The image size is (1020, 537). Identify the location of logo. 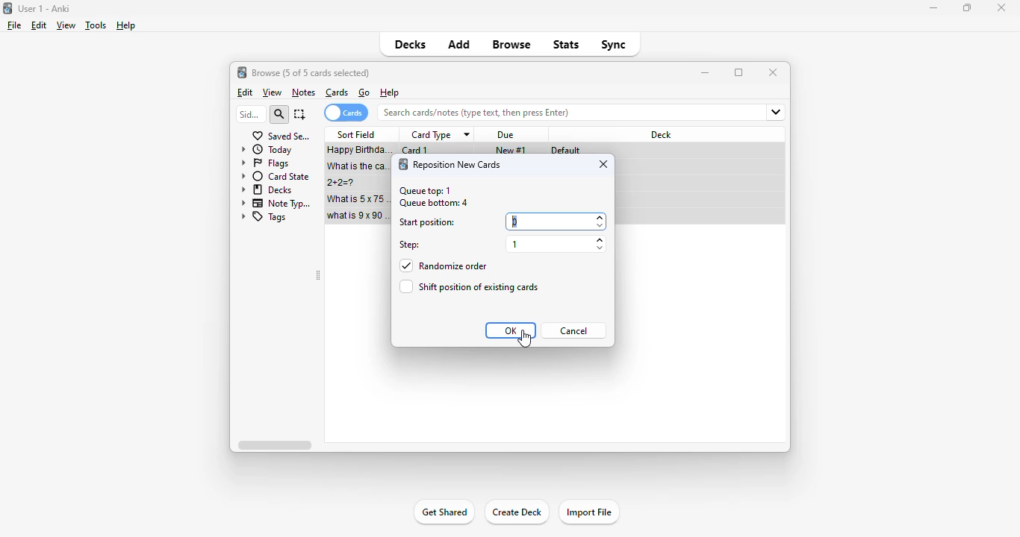
(7, 8).